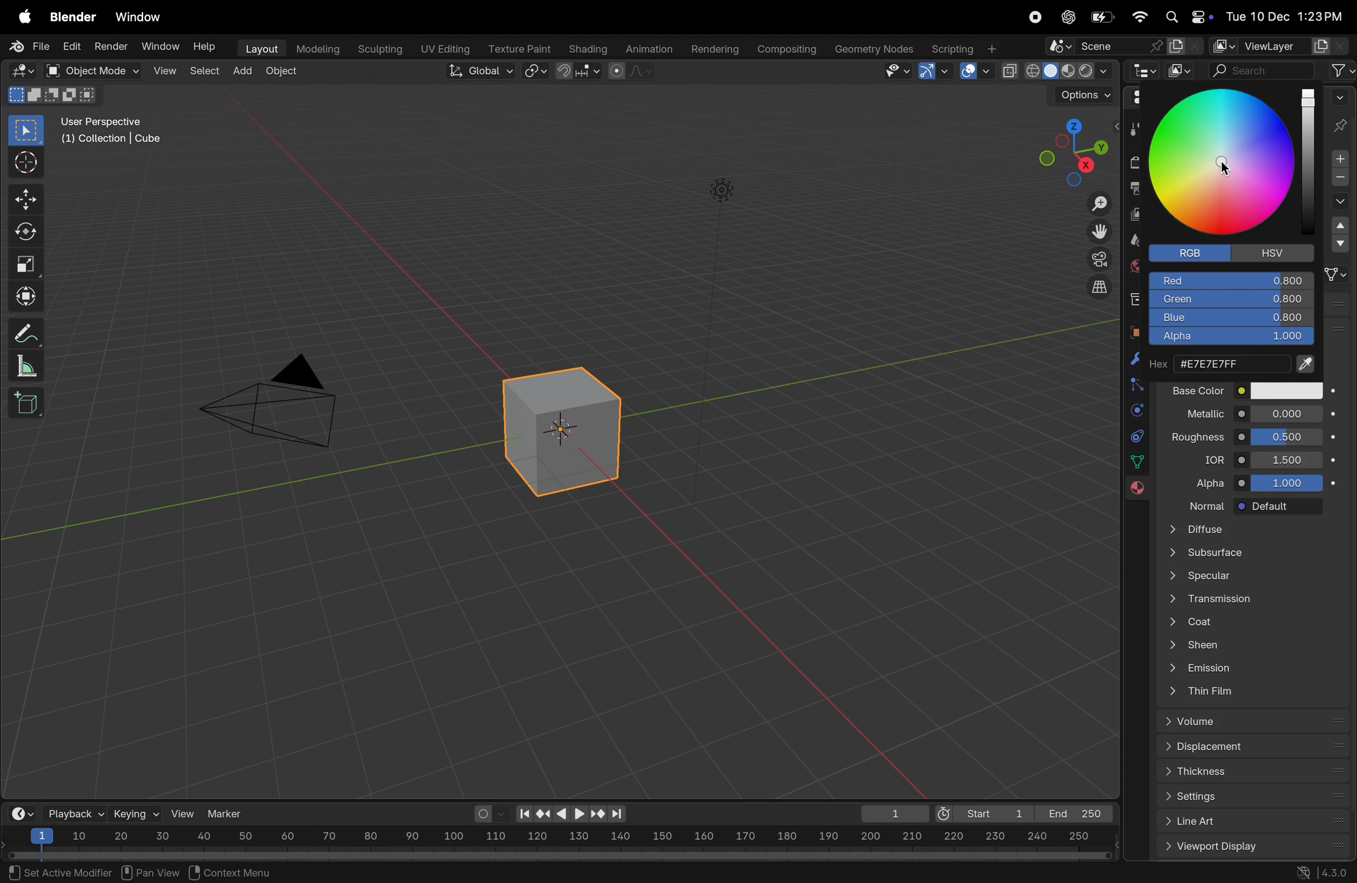 This screenshot has width=1357, height=883. Describe the element at coordinates (229, 812) in the screenshot. I see `marker` at that location.